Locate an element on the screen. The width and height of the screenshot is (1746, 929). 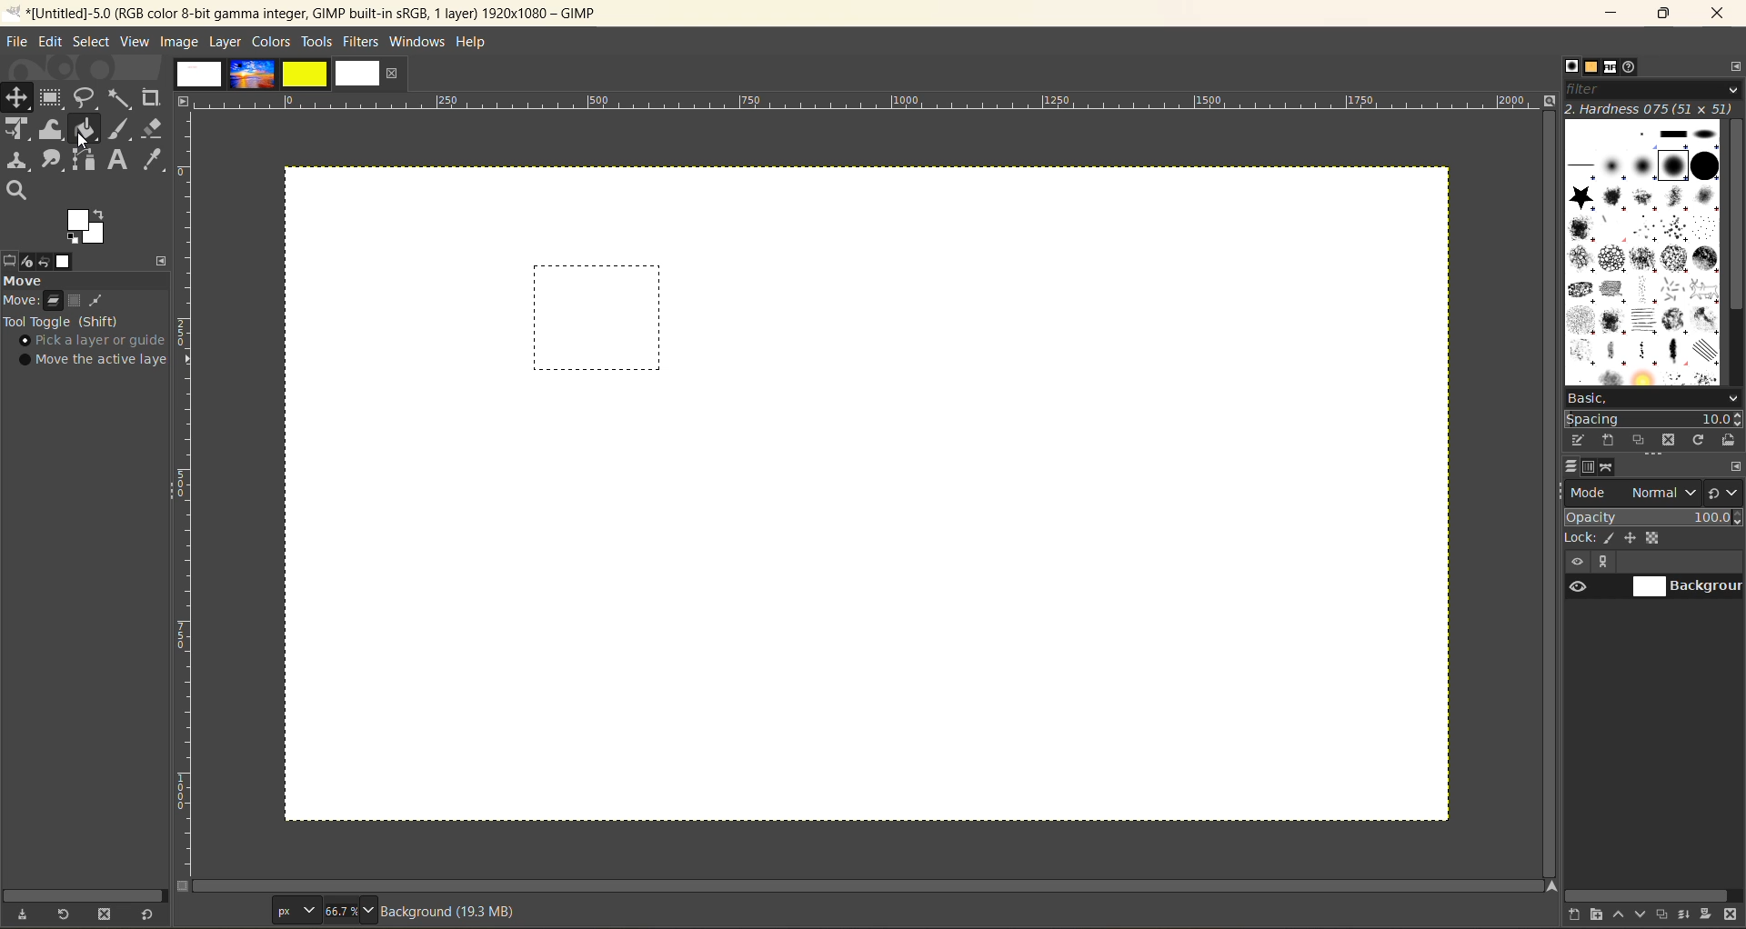
document history is located at coordinates (1631, 68).